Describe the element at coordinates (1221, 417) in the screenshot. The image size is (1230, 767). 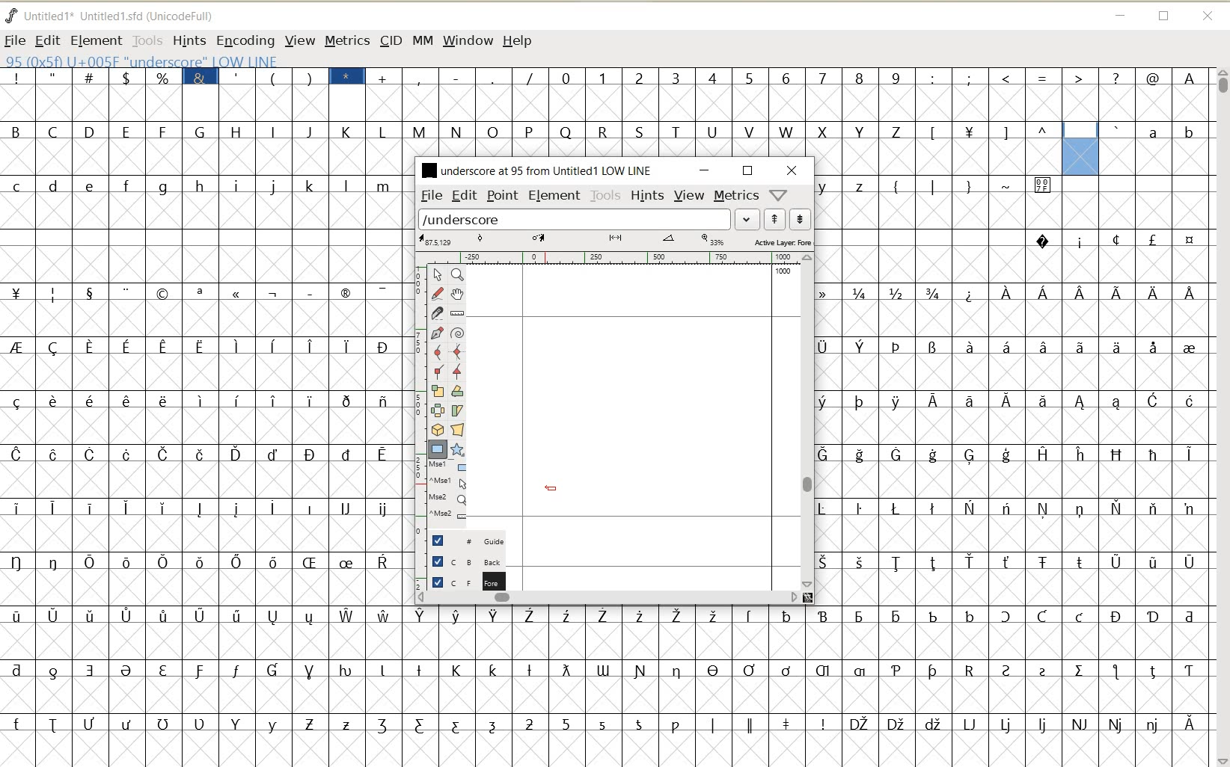
I see `SCROLLBAR` at that location.